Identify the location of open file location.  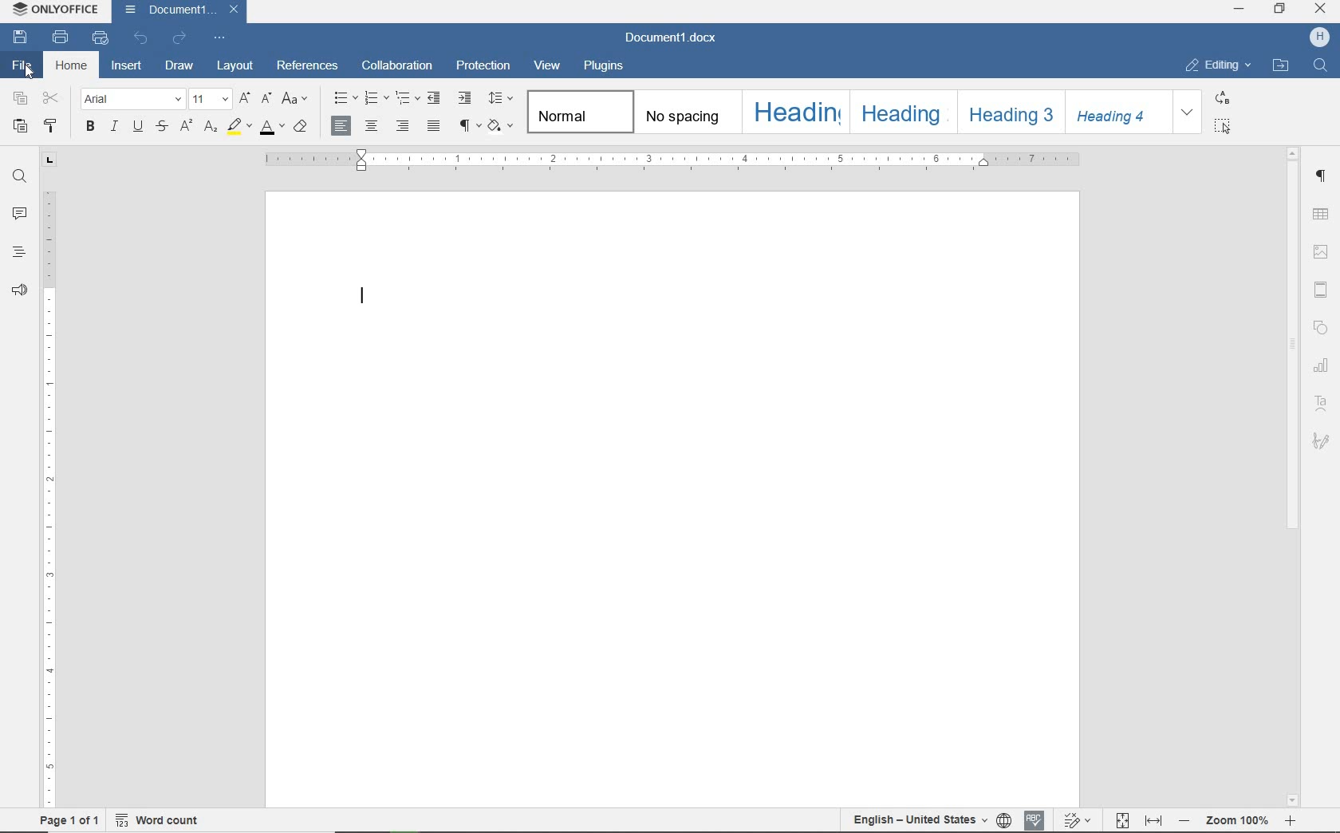
(1282, 67).